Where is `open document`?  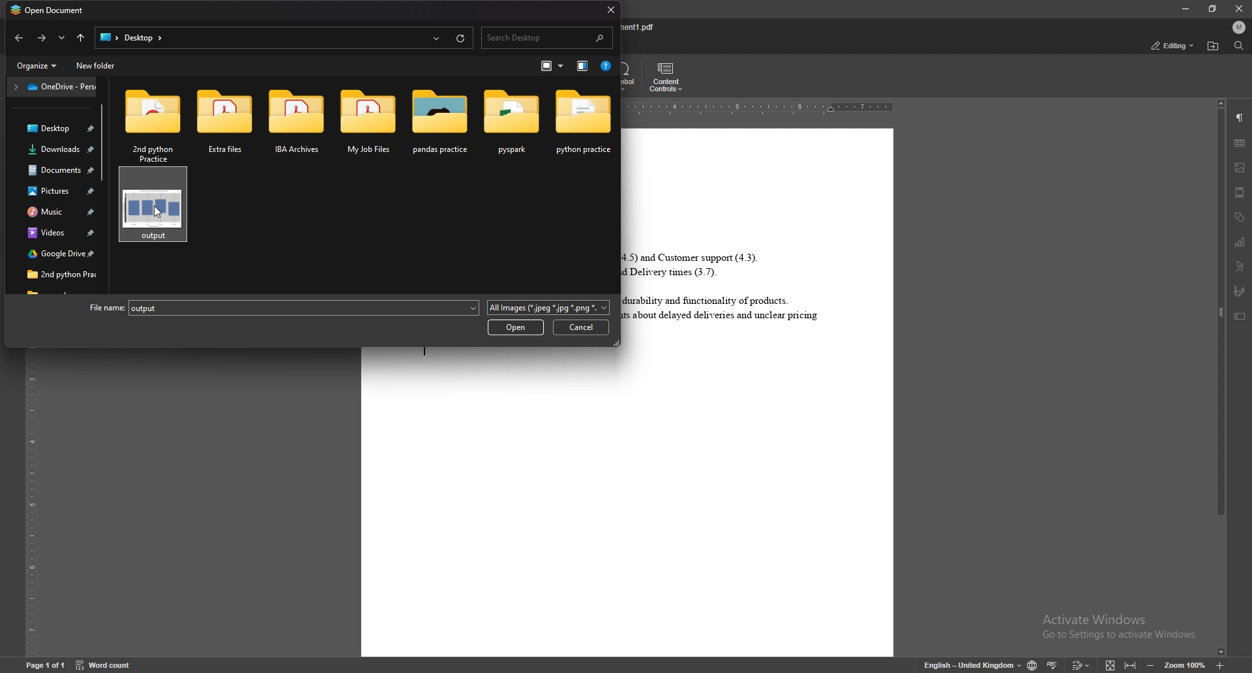 open document is located at coordinates (52, 11).